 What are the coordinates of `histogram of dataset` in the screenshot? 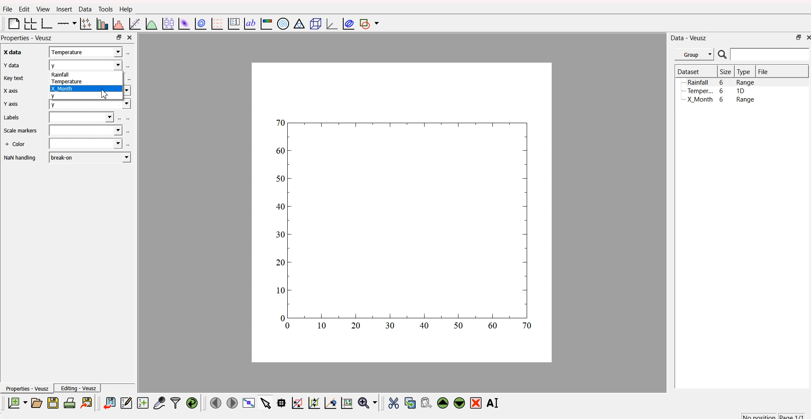 It's located at (119, 24).